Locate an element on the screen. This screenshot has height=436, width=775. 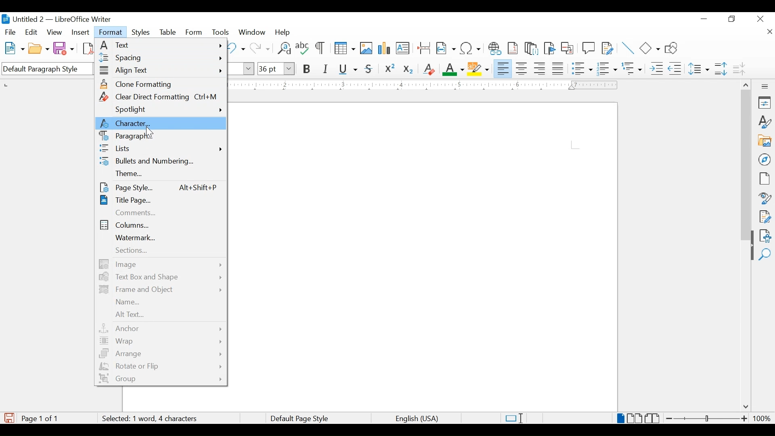
insert footnote is located at coordinates (514, 48).